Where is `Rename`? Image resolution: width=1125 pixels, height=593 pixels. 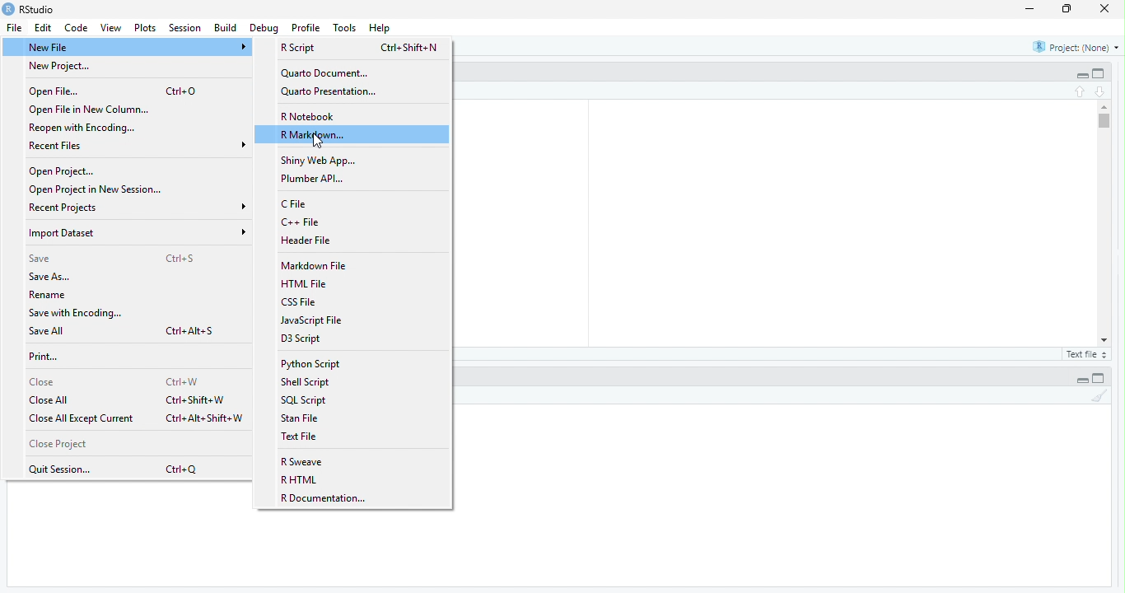 Rename is located at coordinates (49, 295).